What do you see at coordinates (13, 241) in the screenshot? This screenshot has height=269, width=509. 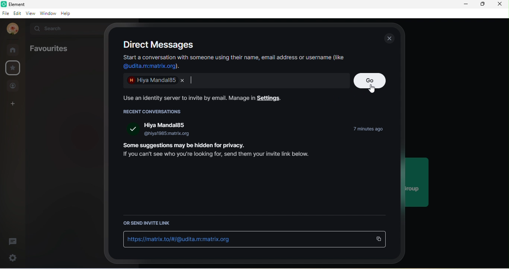 I see `thread` at bounding box center [13, 241].